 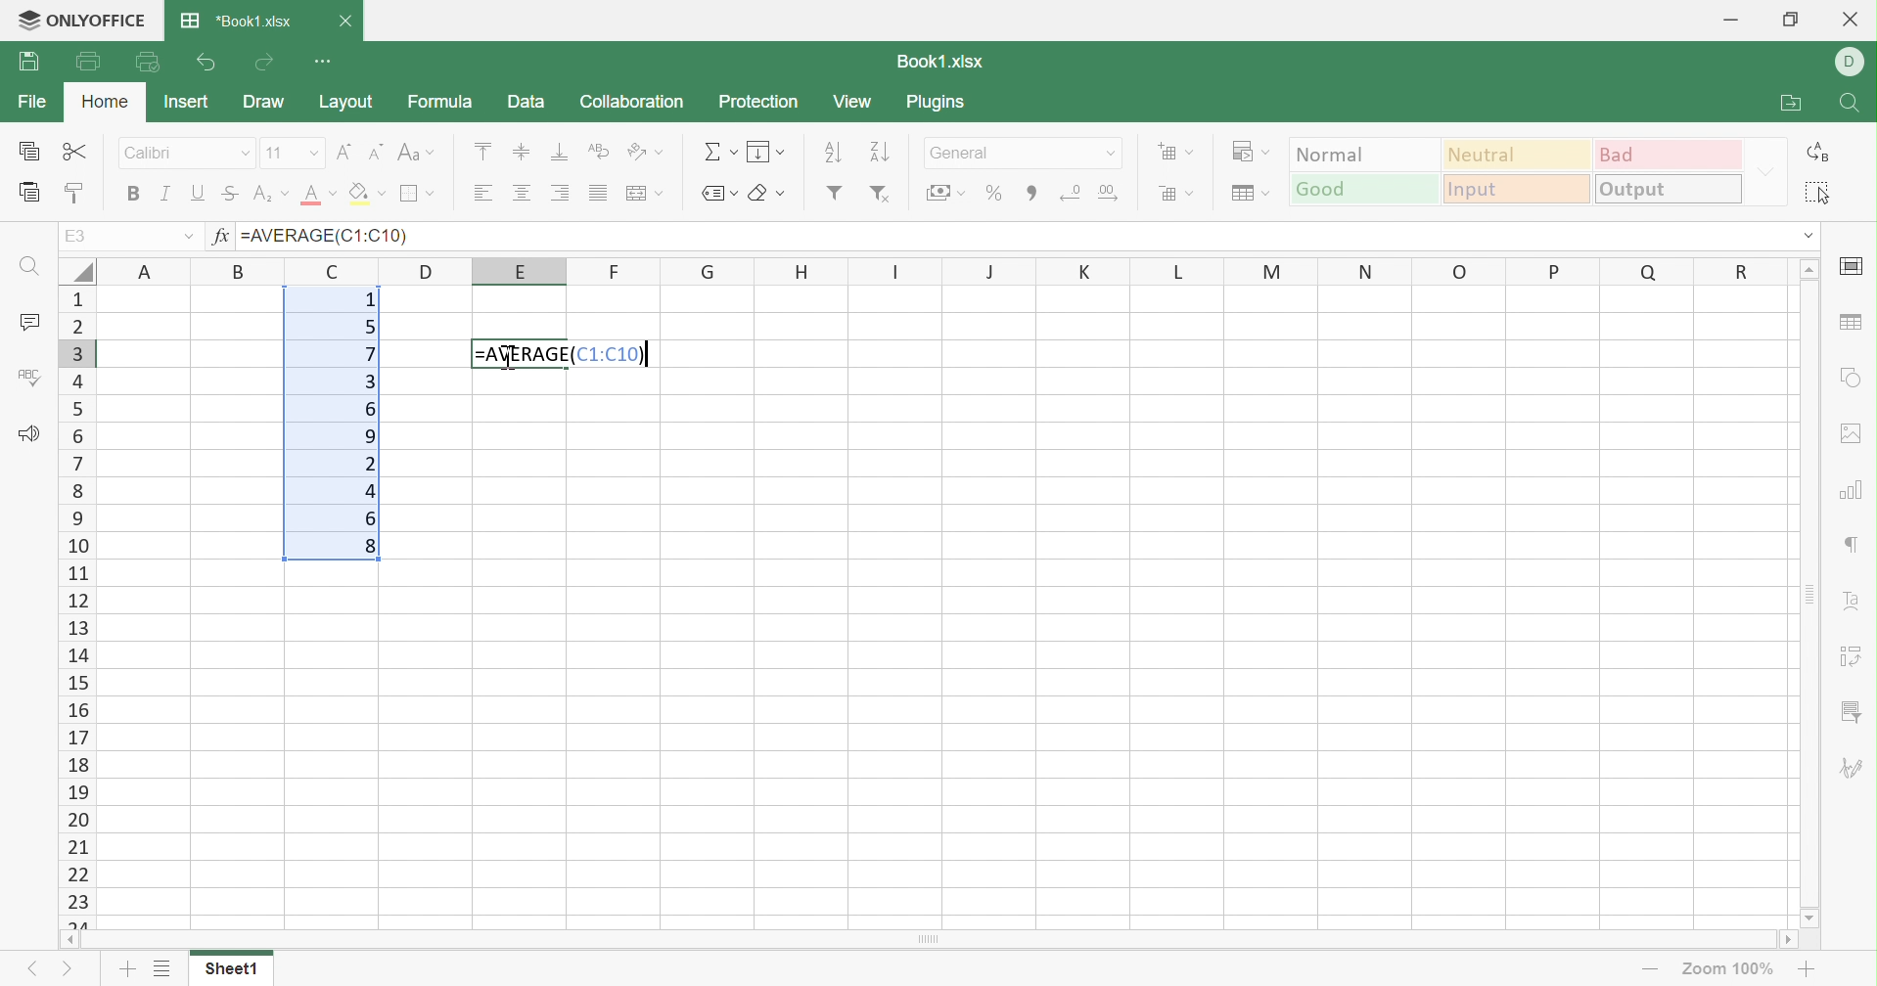 I want to click on Text Art settings, so click(x=1853, y=604).